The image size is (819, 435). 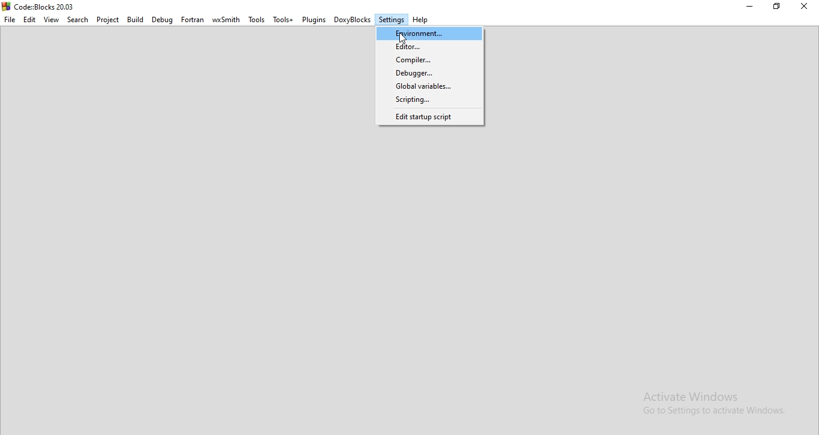 I want to click on Compiler, so click(x=430, y=60).